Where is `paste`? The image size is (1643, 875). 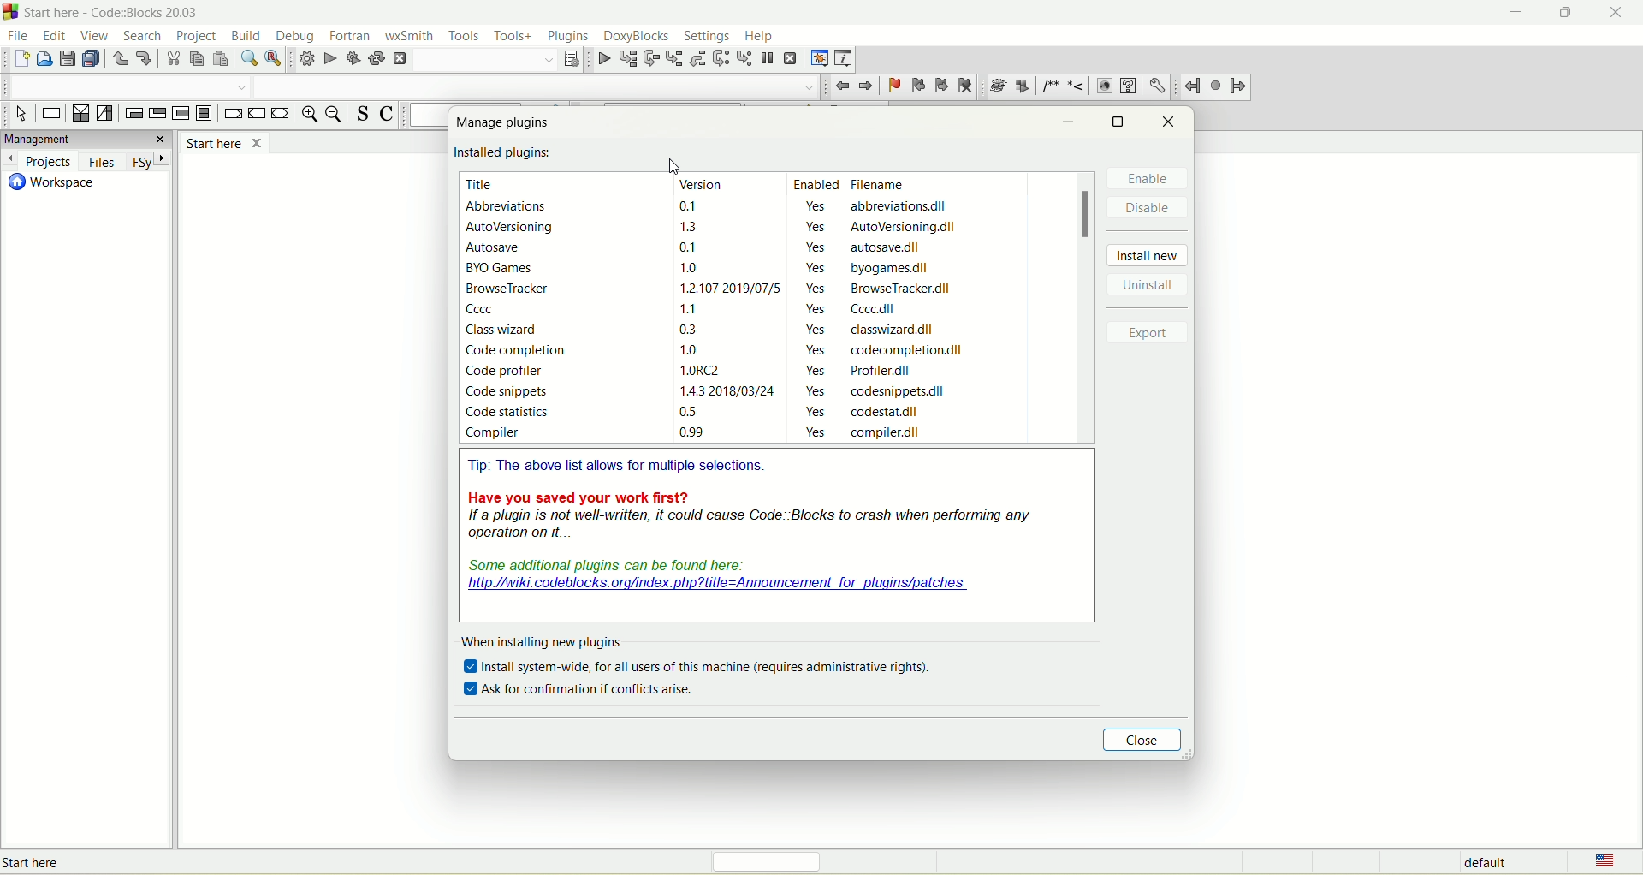 paste is located at coordinates (222, 60).